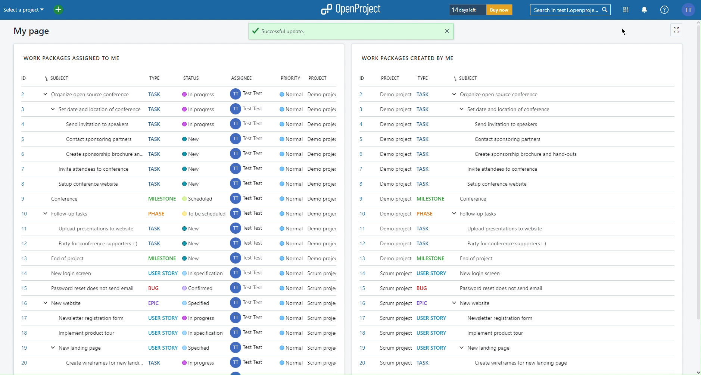 Image resolution: width=701 pixels, height=375 pixels. I want to click on In specification, so click(202, 274).